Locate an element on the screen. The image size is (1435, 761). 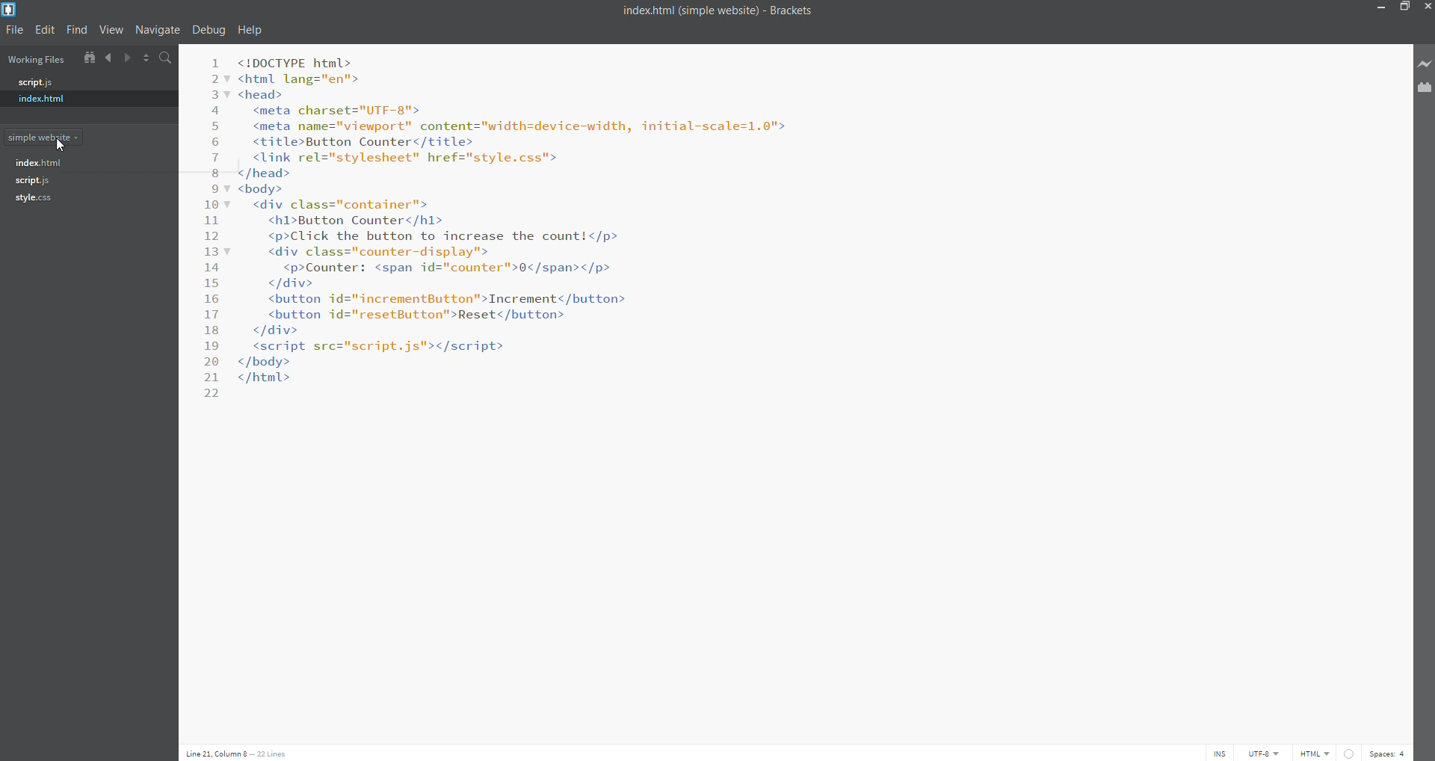
close is located at coordinates (1426, 7).